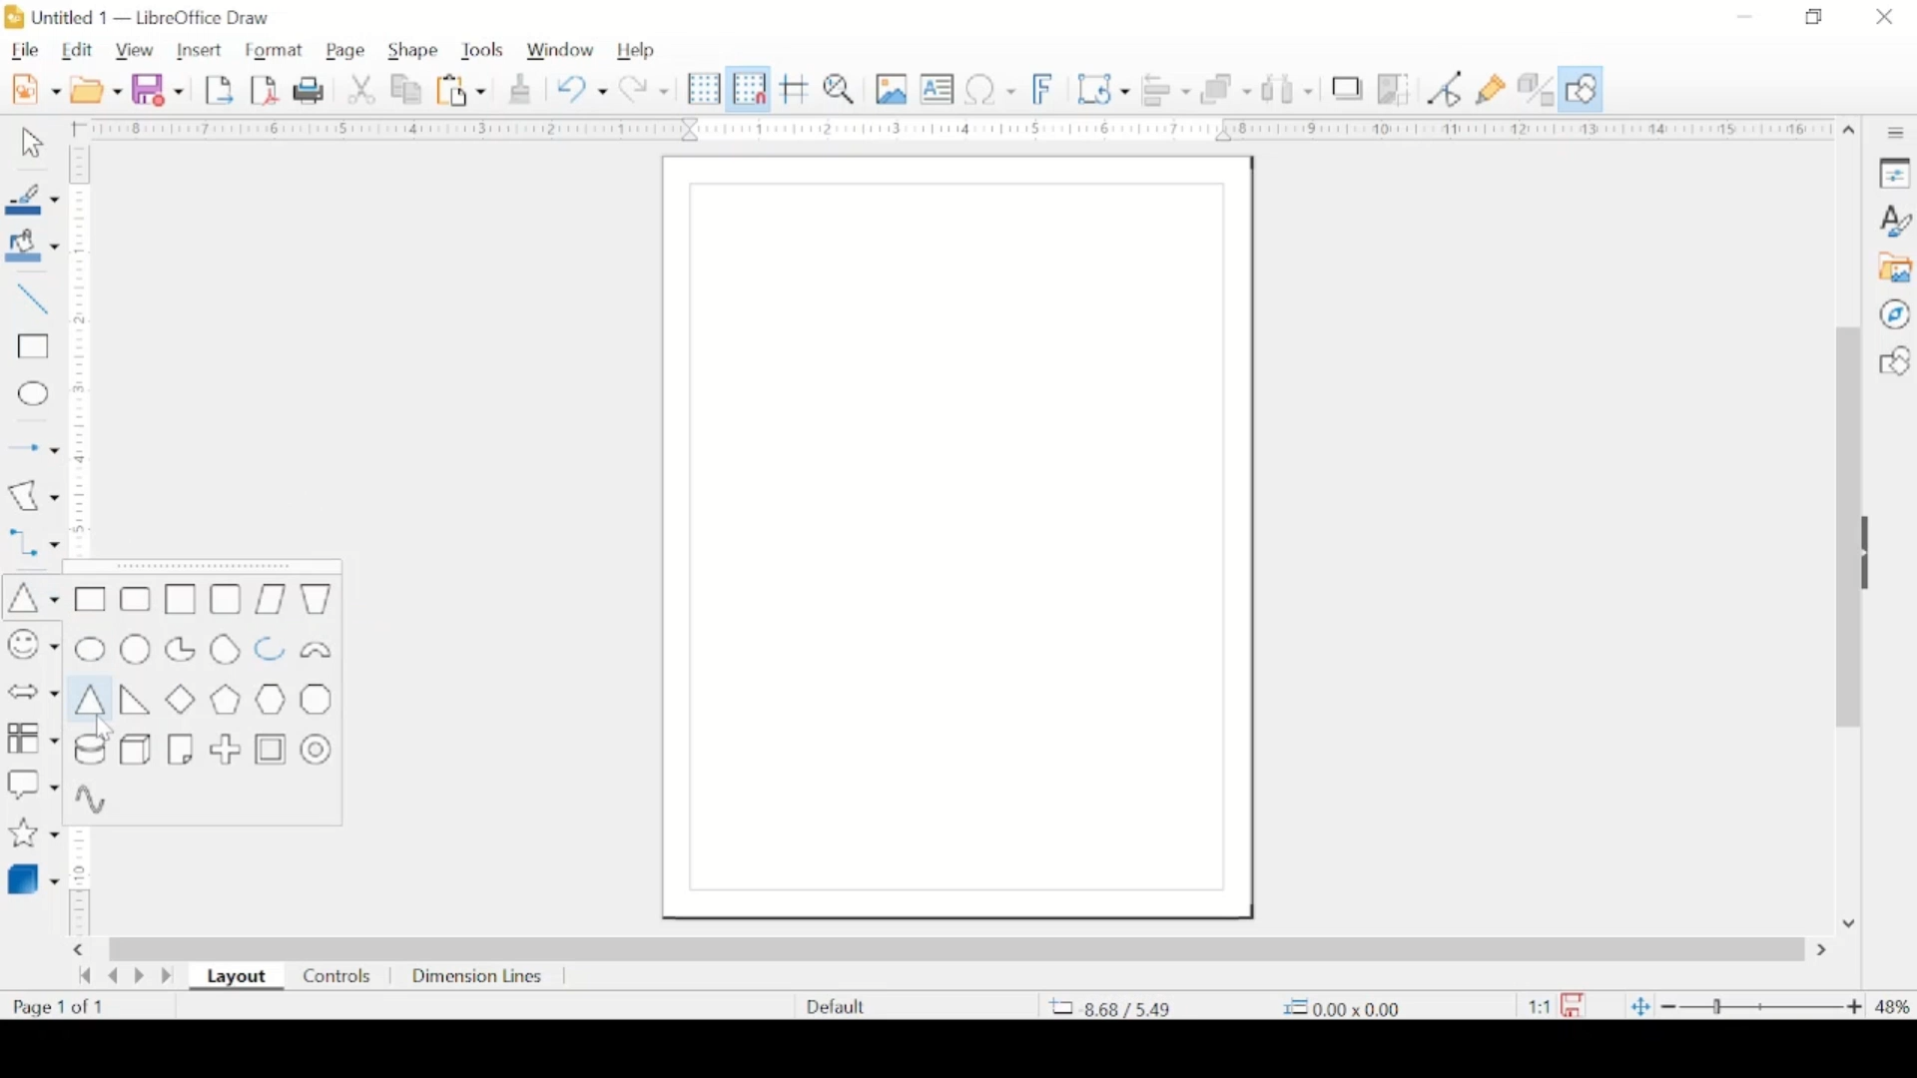 Image resolution: width=1917 pixels, height=1078 pixels. What do you see at coordinates (1849, 131) in the screenshot?
I see `scroll up ` at bounding box center [1849, 131].